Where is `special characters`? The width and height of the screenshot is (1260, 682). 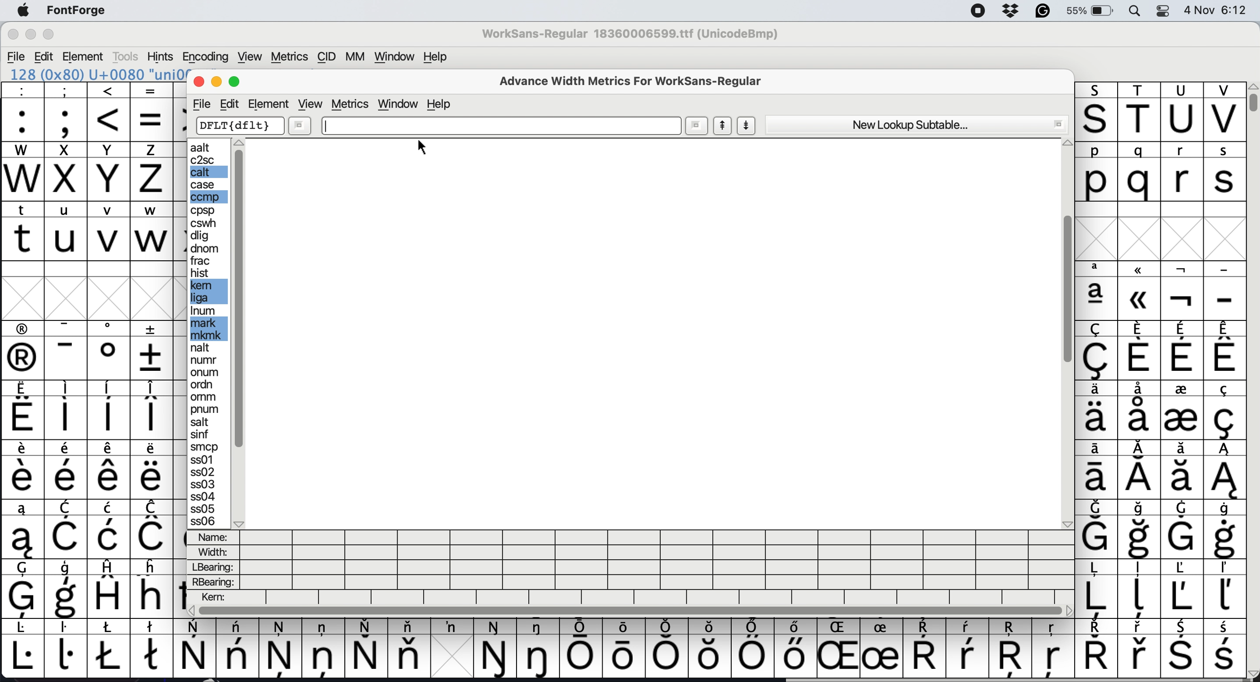 special characters is located at coordinates (93, 359).